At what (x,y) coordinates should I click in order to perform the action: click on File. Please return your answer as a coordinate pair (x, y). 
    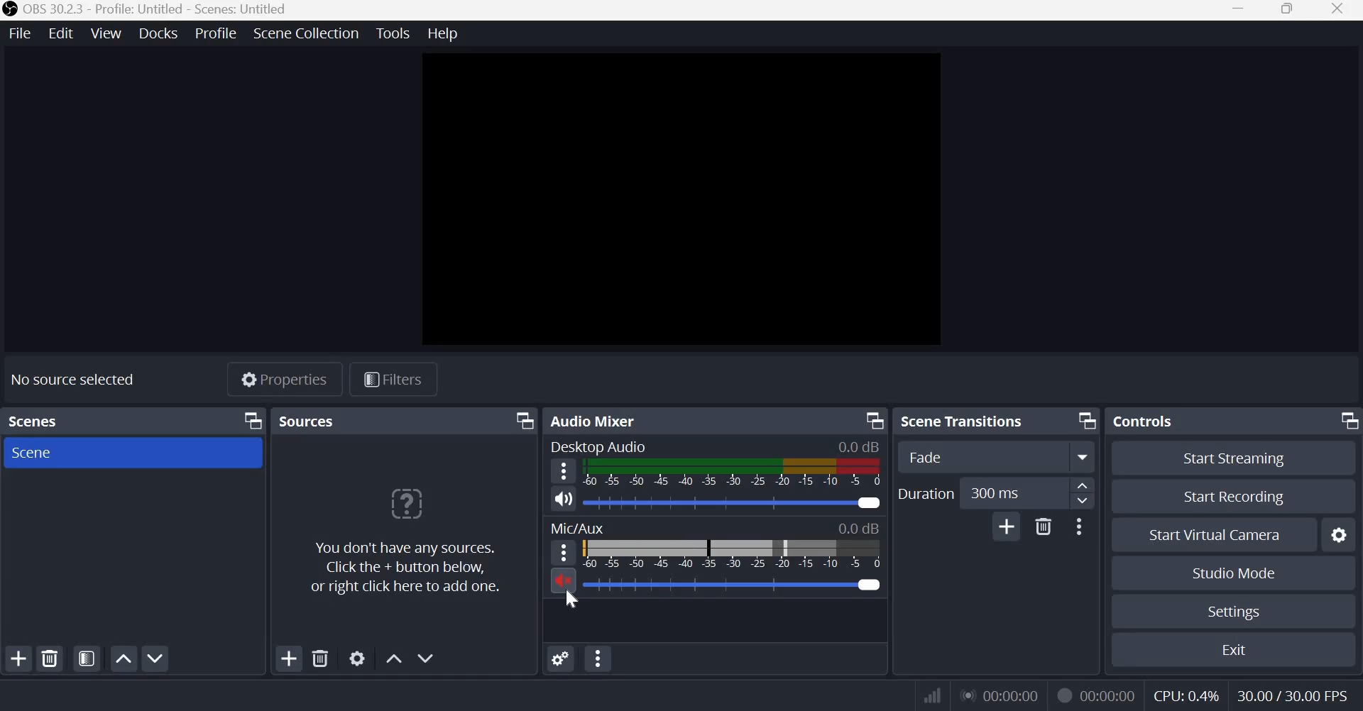
    Looking at the image, I should click on (19, 34).